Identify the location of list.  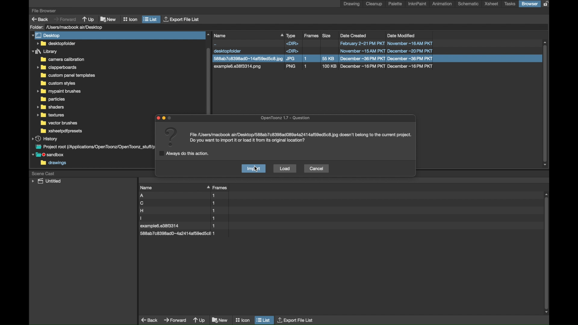
(151, 19).